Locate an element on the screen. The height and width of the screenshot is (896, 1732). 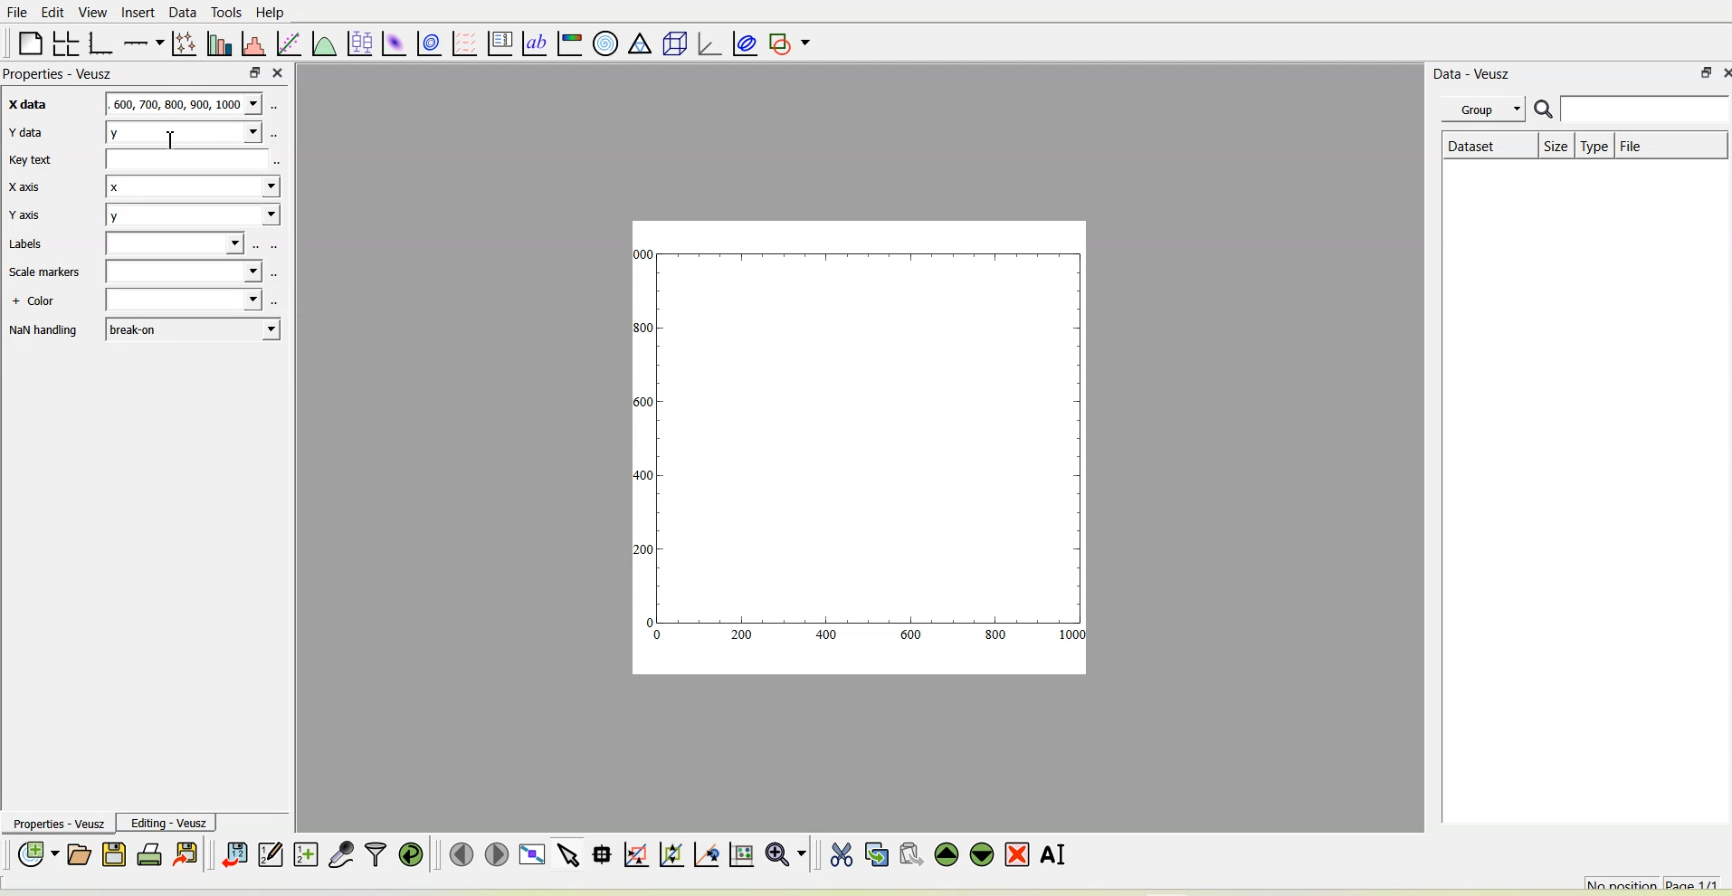
Page 1/1 is located at coordinates (1699, 882).